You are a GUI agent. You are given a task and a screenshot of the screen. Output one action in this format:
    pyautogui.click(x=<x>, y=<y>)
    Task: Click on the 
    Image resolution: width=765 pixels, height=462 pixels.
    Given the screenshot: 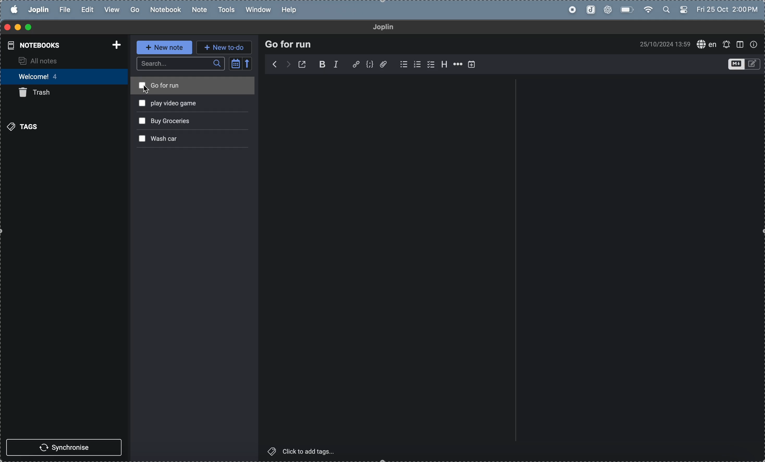 What is the action you would take?
    pyautogui.click(x=323, y=65)
    